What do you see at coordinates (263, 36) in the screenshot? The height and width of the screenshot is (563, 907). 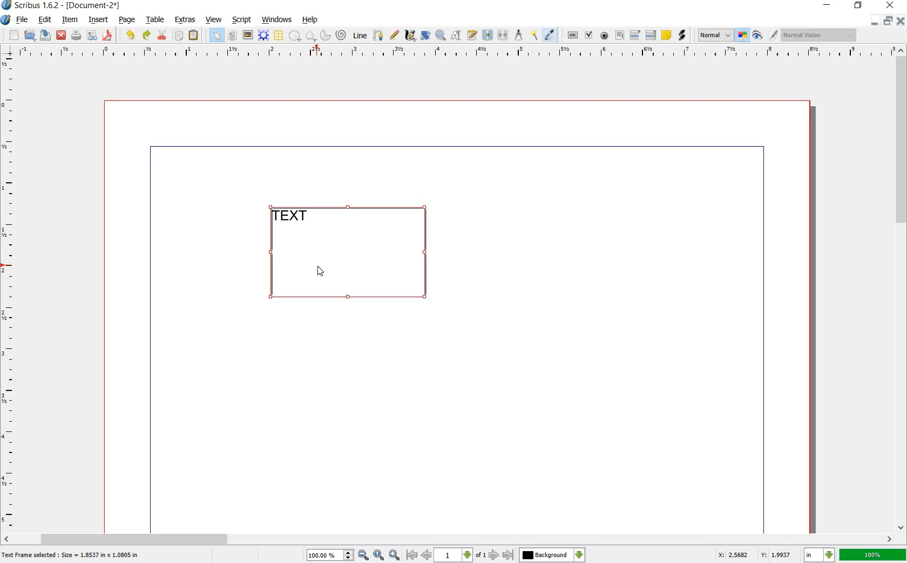 I see `render frame` at bounding box center [263, 36].